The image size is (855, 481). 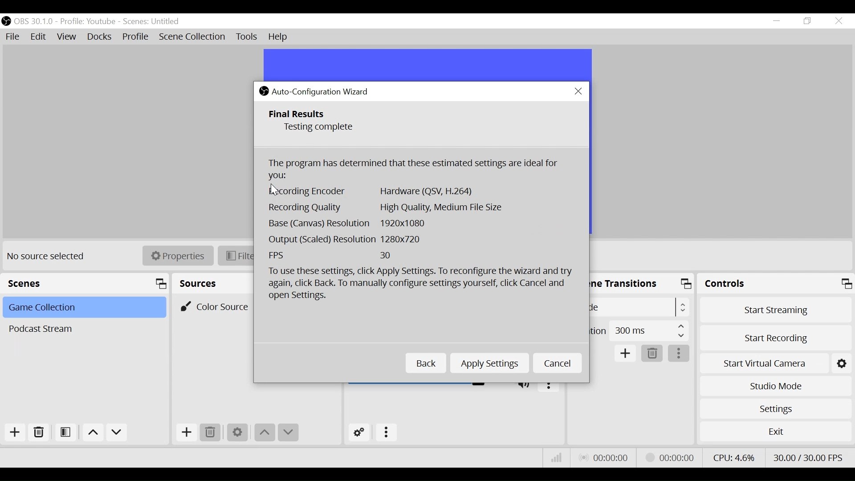 What do you see at coordinates (275, 190) in the screenshot?
I see `Cursor` at bounding box center [275, 190].